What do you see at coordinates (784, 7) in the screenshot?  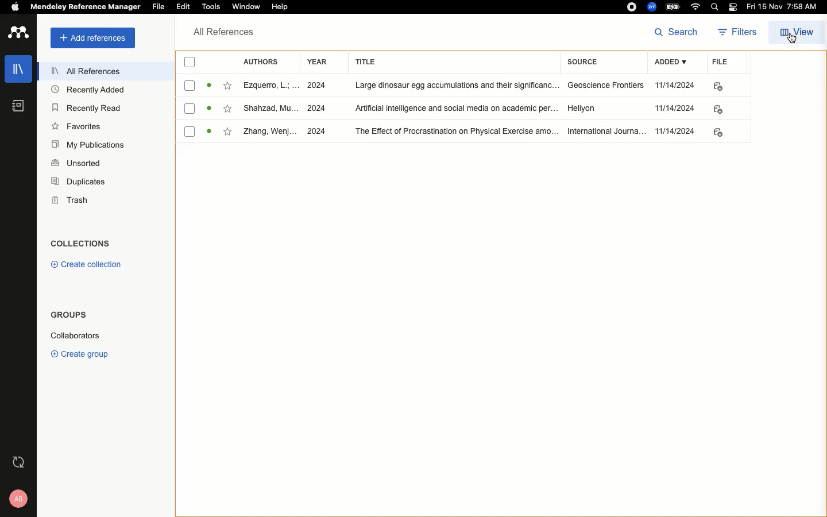 I see `Fri 15 Nov 7:58 AM` at bounding box center [784, 7].